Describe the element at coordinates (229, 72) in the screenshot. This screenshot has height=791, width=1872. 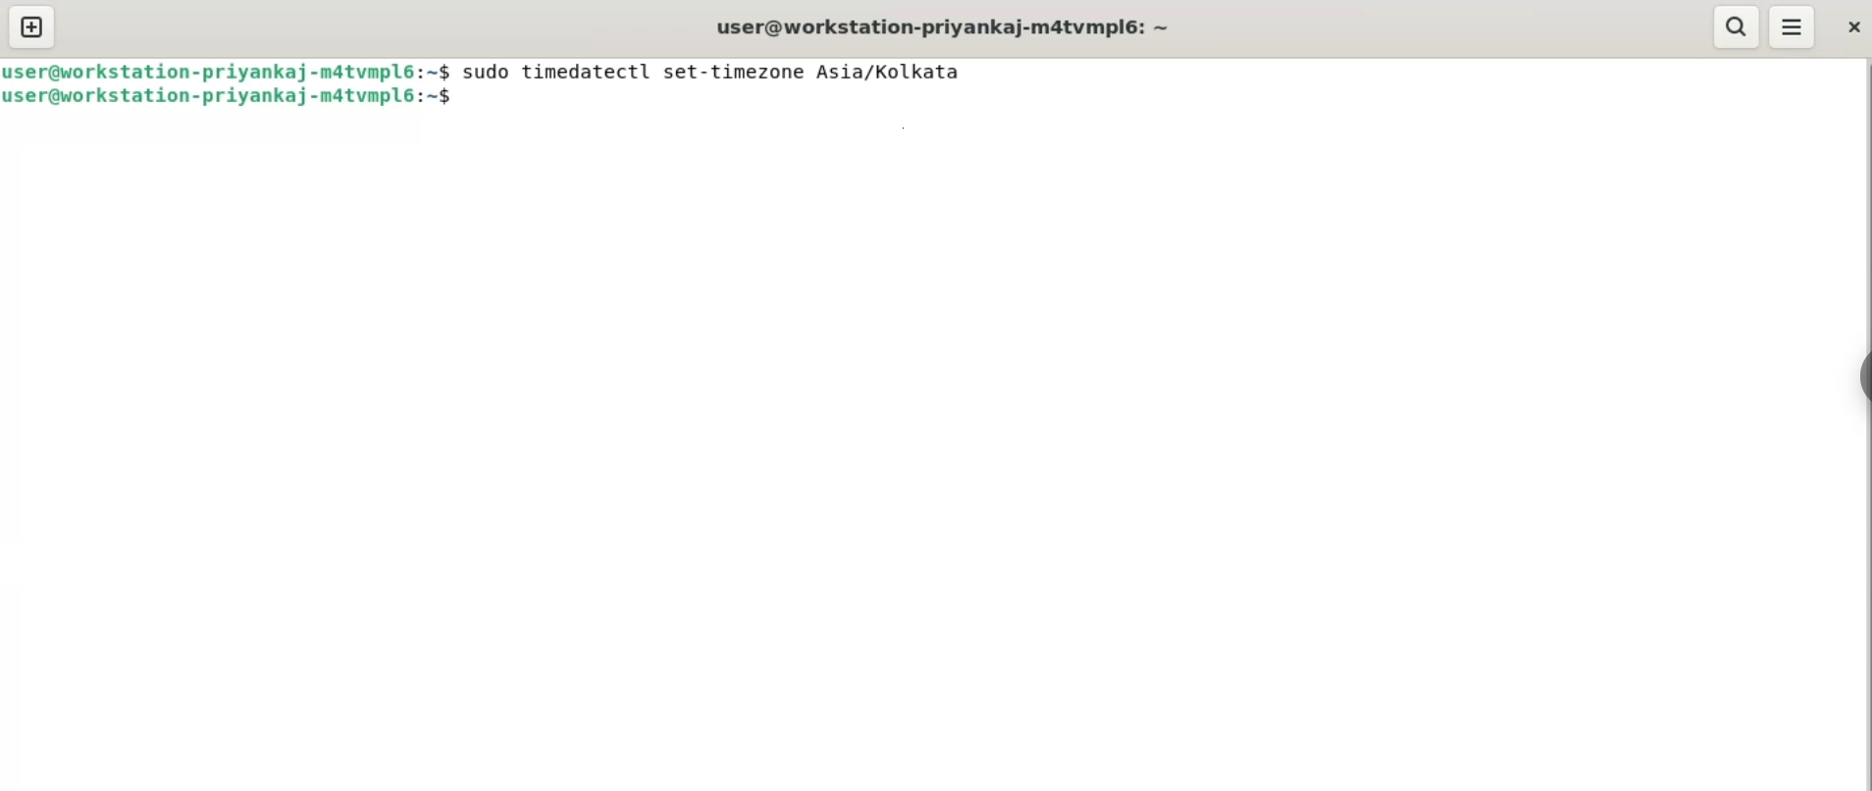
I see `user@workstation-priyankaj-matvmplé:~$` at that location.